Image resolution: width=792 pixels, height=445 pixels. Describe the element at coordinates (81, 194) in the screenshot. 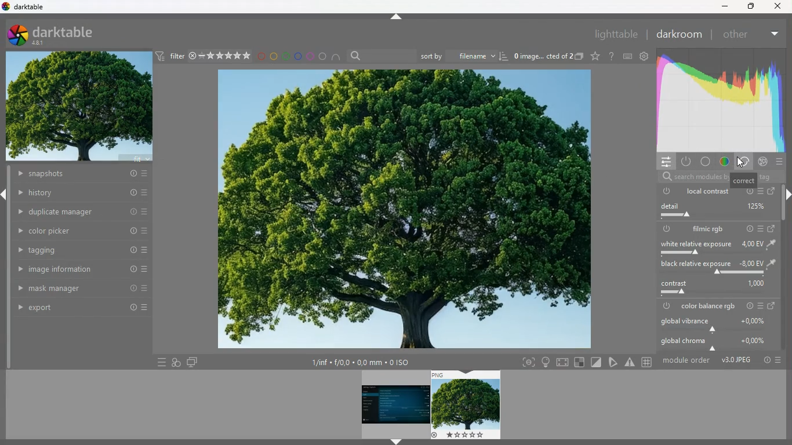

I see `history` at that location.